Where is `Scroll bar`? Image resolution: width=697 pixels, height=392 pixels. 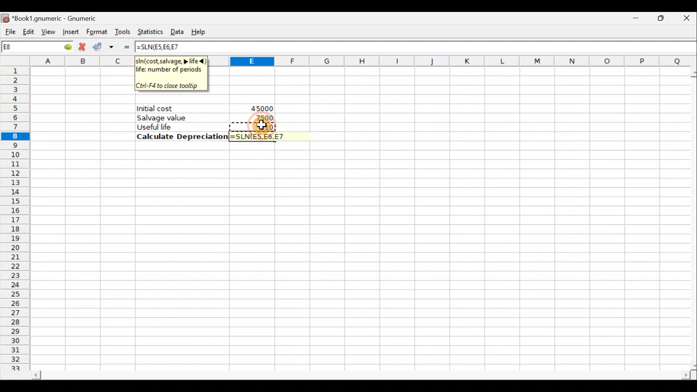 Scroll bar is located at coordinates (690, 216).